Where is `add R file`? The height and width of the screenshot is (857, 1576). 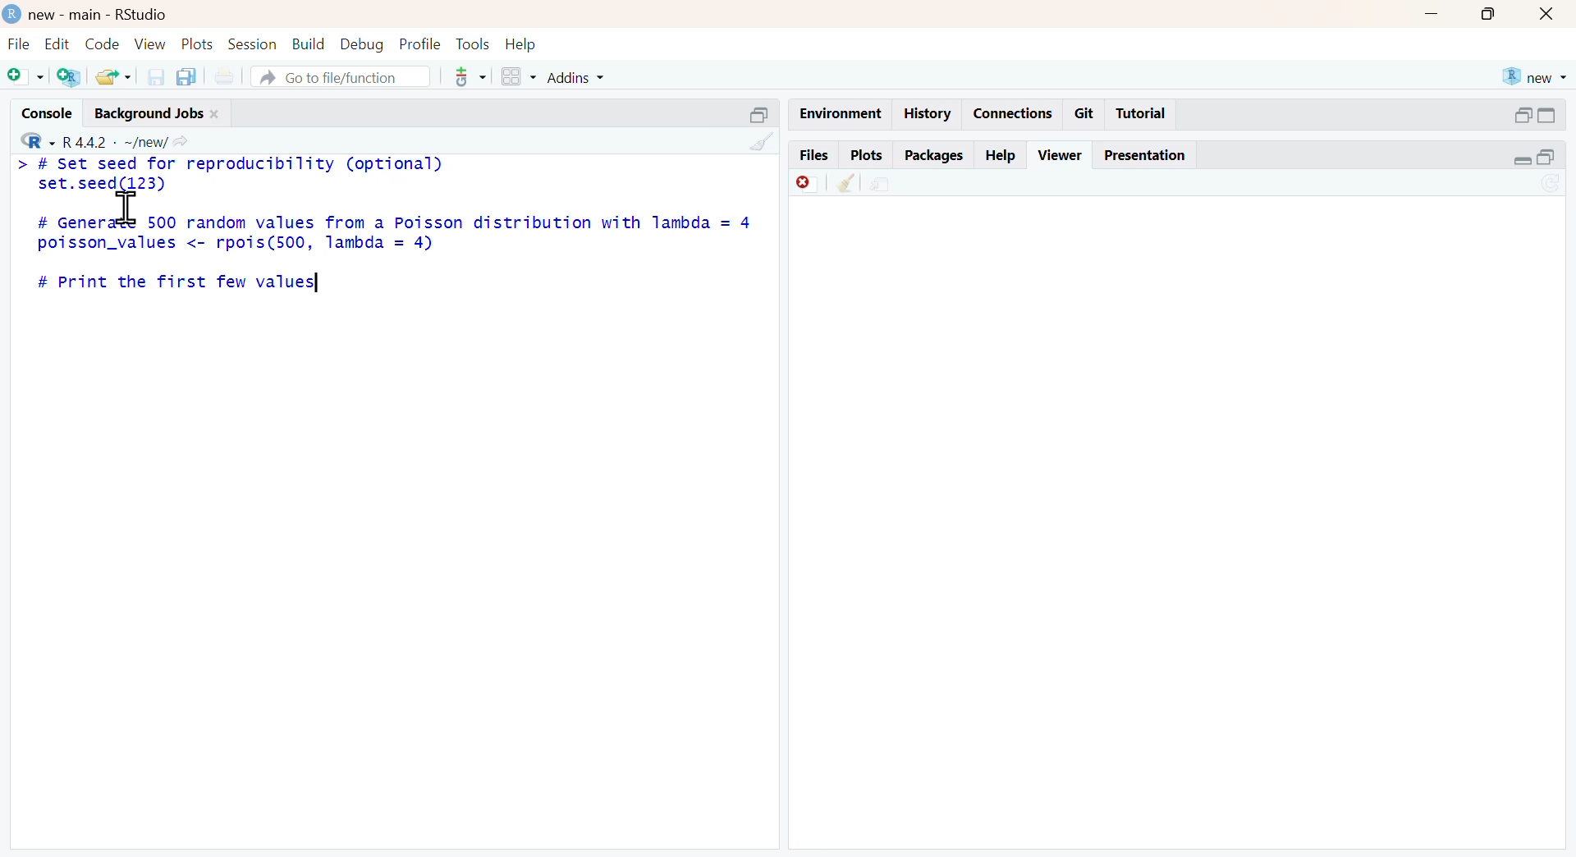
add R file is located at coordinates (71, 76).